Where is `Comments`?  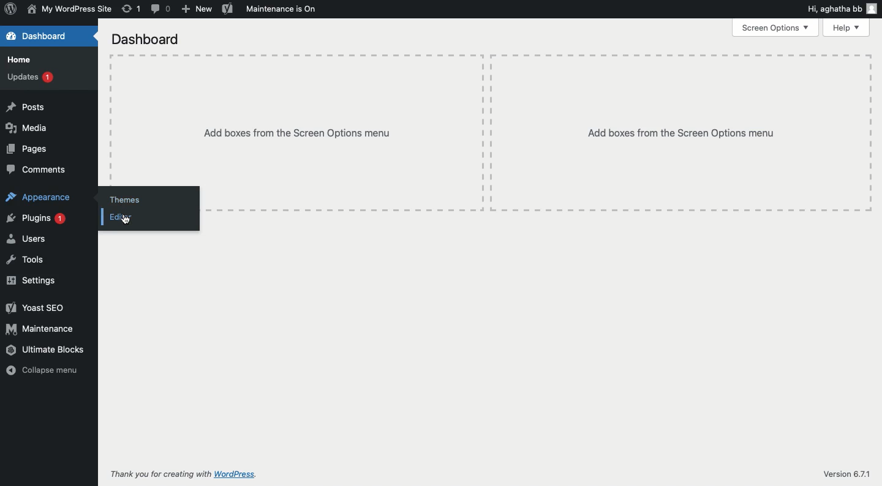 Comments is located at coordinates (36, 168).